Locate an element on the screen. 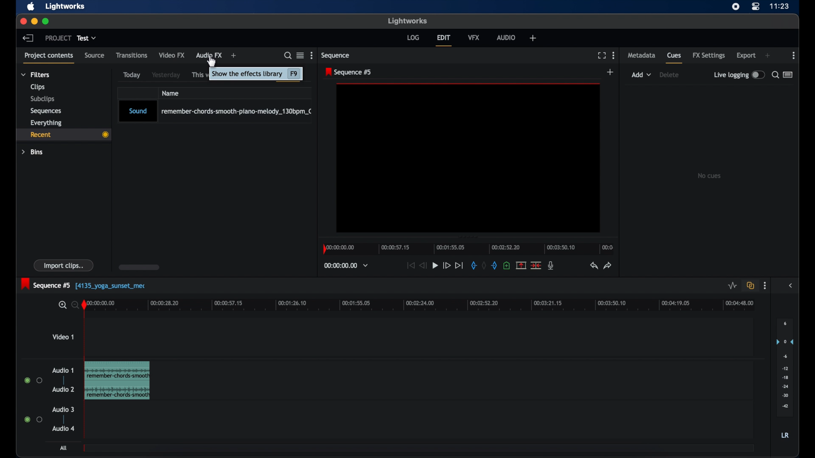 The image size is (815, 458). lightworks is located at coordinates (407, 20).